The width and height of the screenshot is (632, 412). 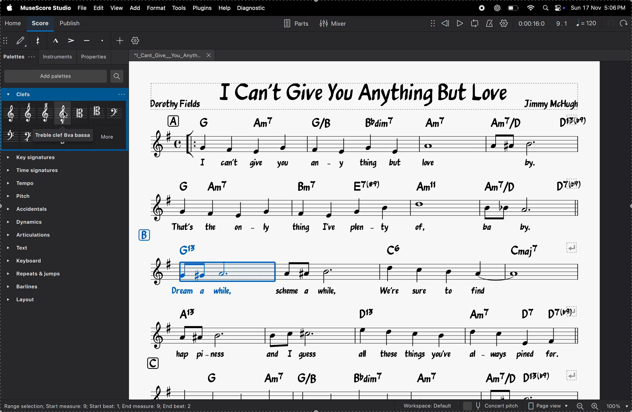 I want to click on bass clef 8 bassa, so click(x=28, y=139).